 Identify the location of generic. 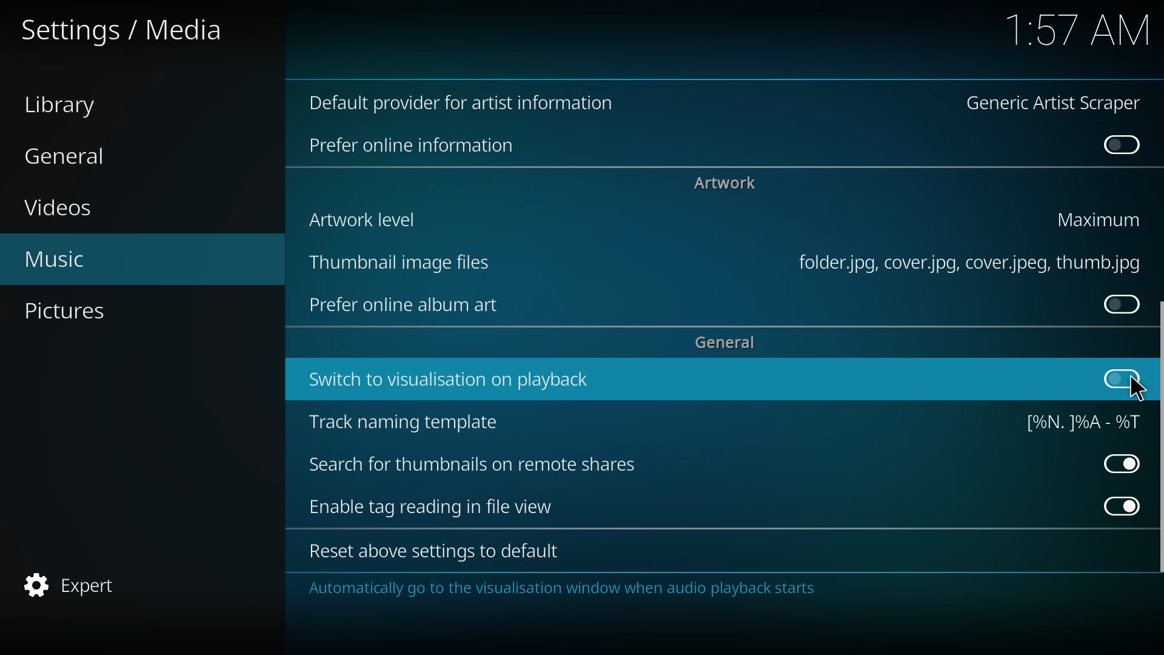
(1056, 104).